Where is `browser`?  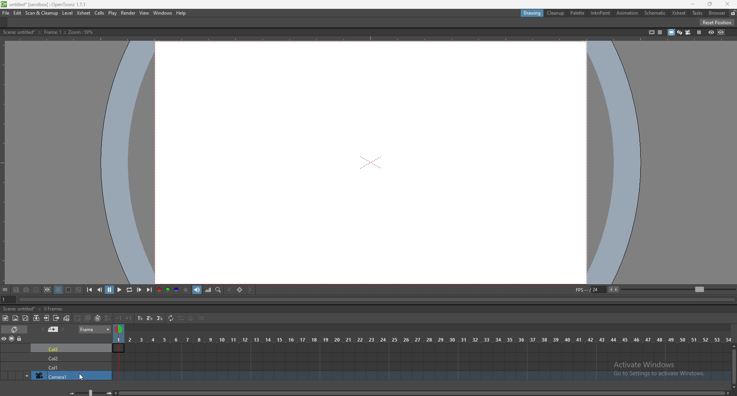 browser is located at coordinates (717, 13).